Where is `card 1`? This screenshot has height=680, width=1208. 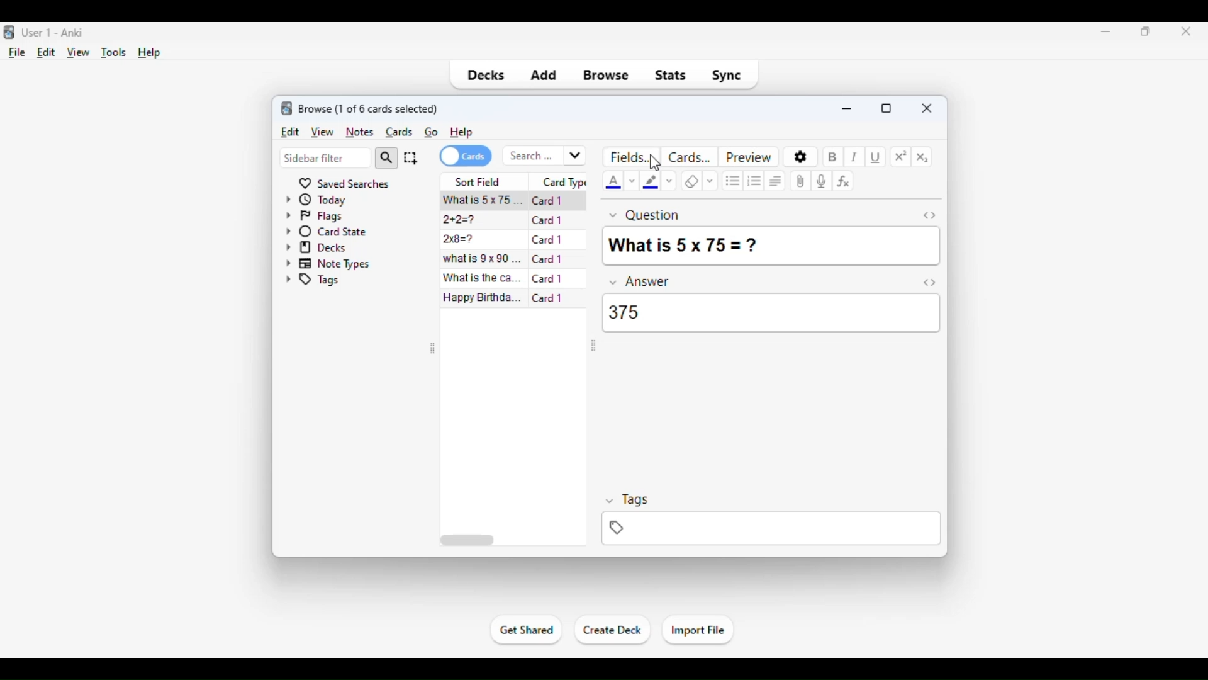
card 1 is located at coordinates (548, 239).